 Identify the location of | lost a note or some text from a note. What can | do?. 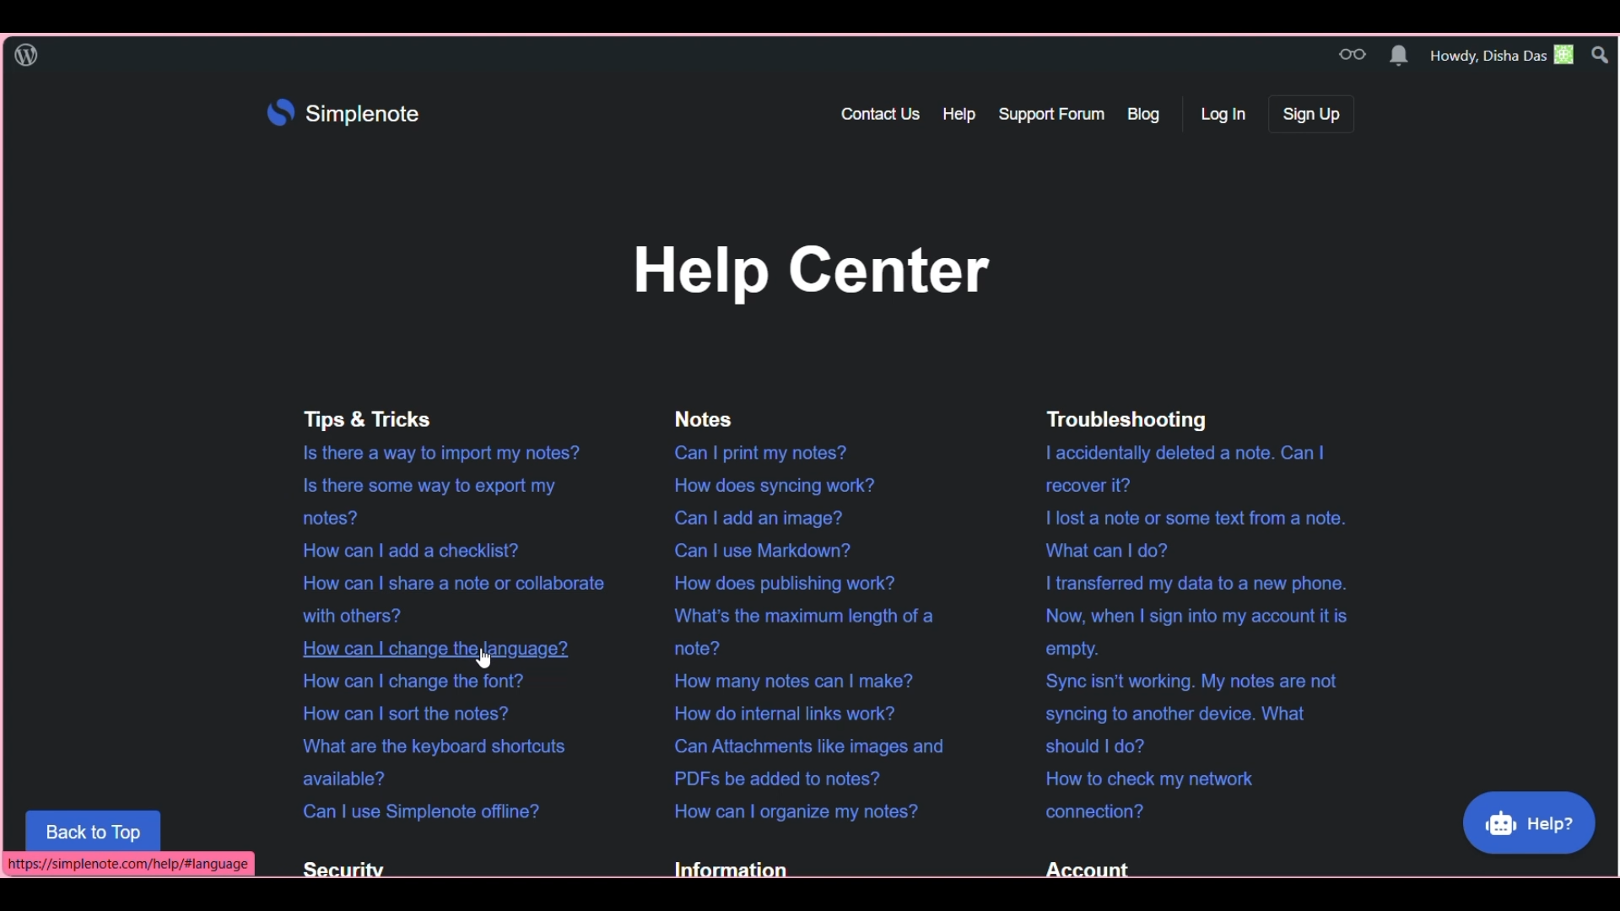
(1189, 531).